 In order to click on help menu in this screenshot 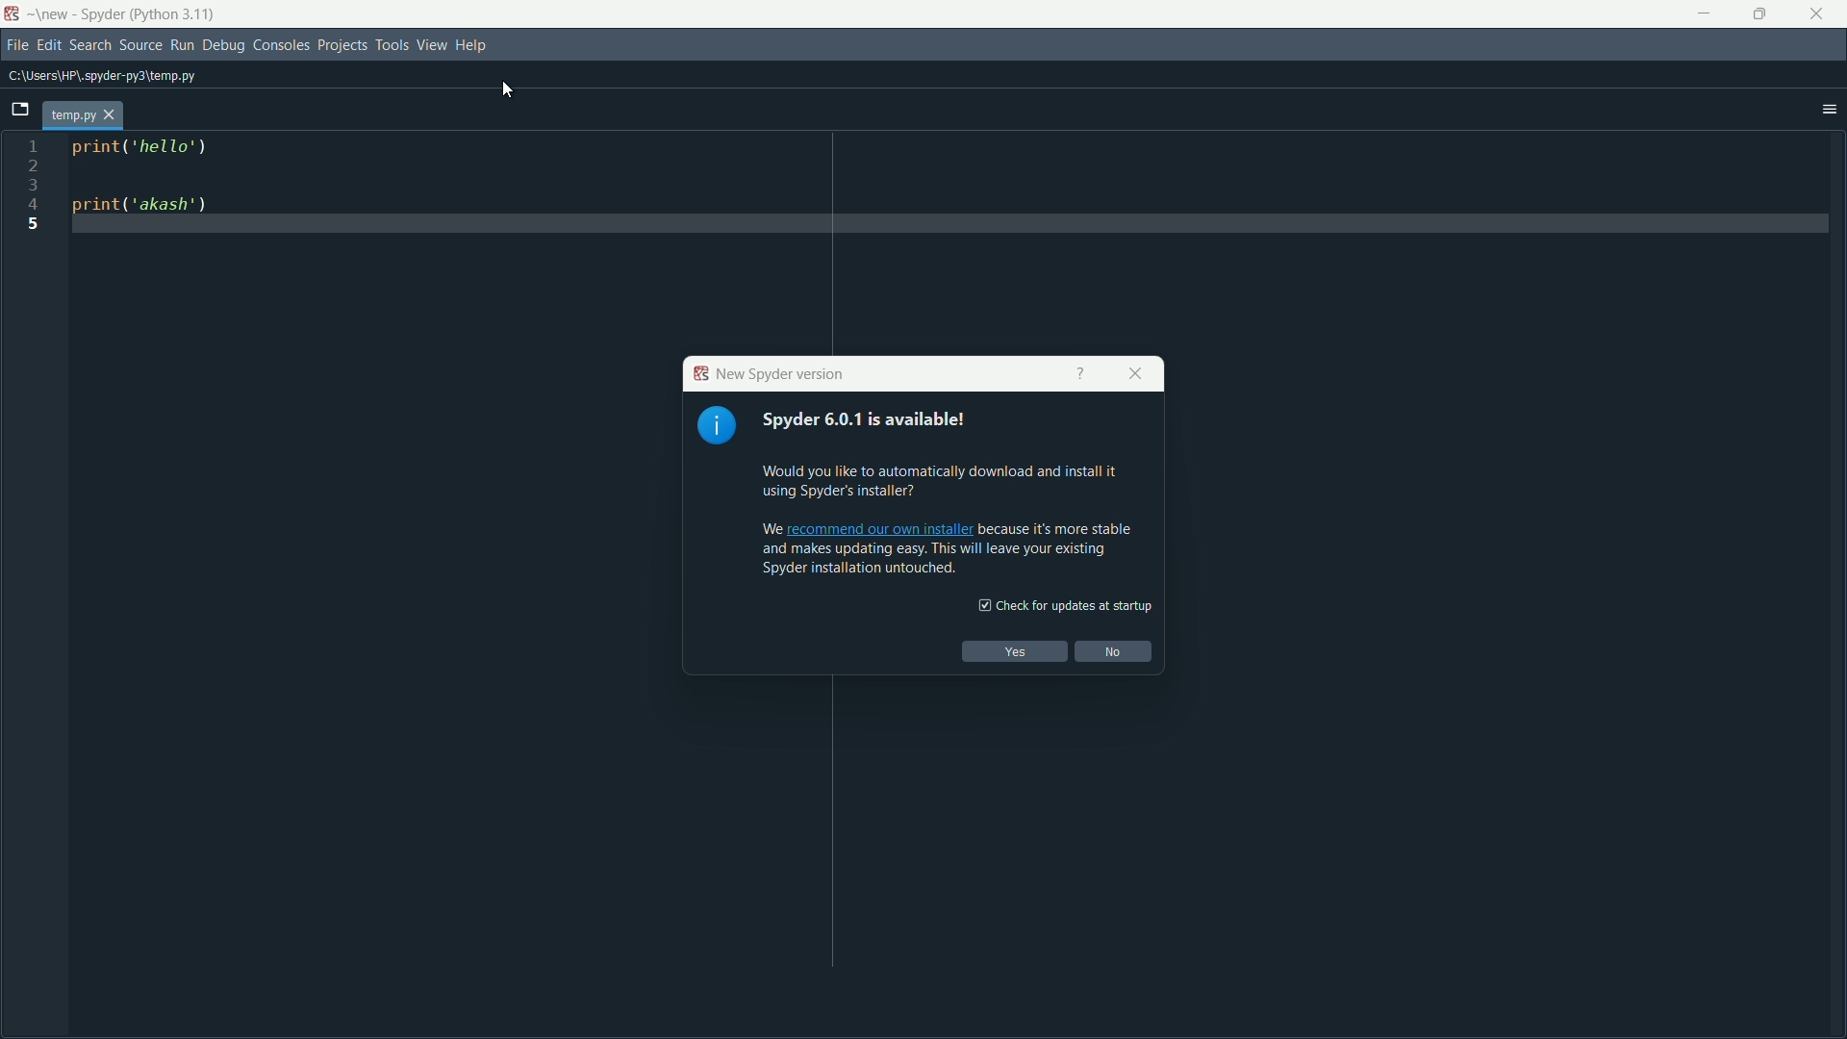, I will do `click(469, 47)`.